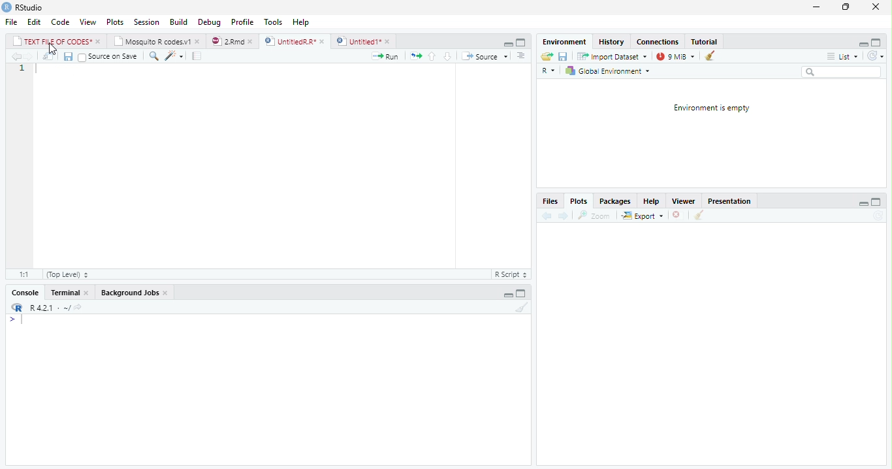 Image resolution: width=892 pixels, height=469 pixels. What do you see at coordinates (24, 69) in the screenshot?
I see `1` at bounding box center [24, 69].